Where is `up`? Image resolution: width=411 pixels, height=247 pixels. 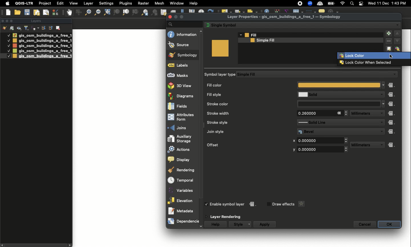
up is located at coordinates (202, 31).